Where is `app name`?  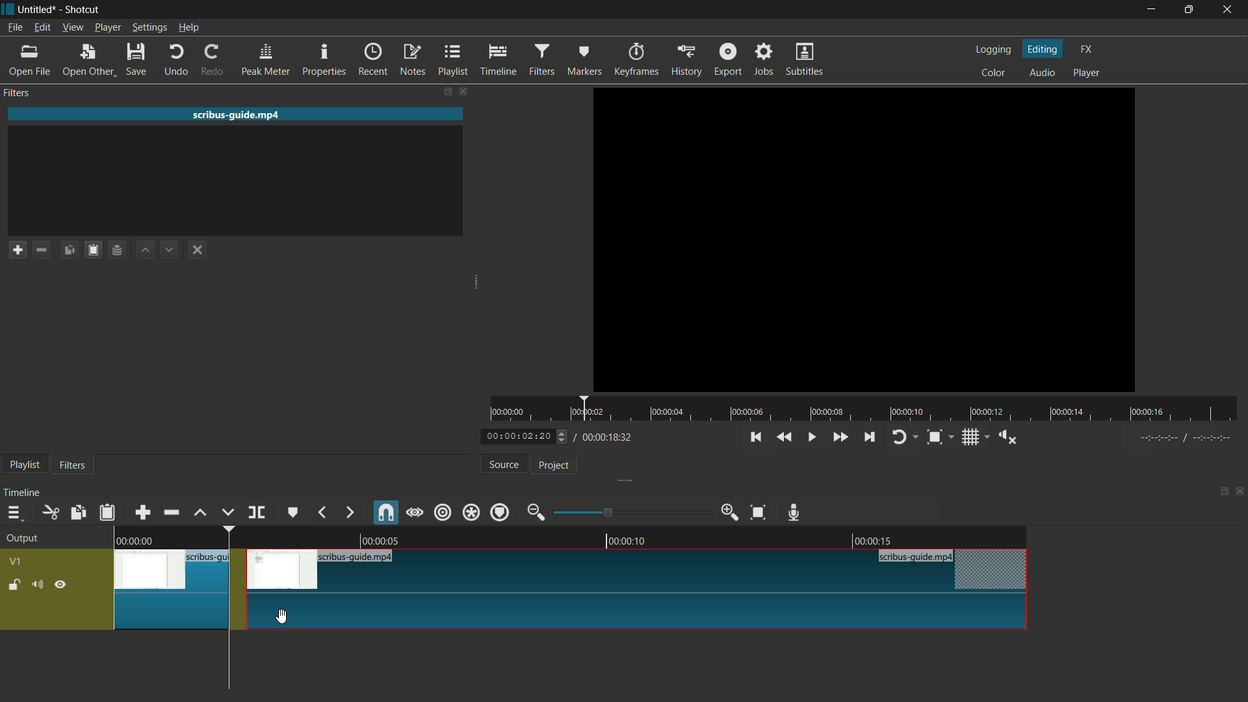
app name is located at coordinates (83, 10).